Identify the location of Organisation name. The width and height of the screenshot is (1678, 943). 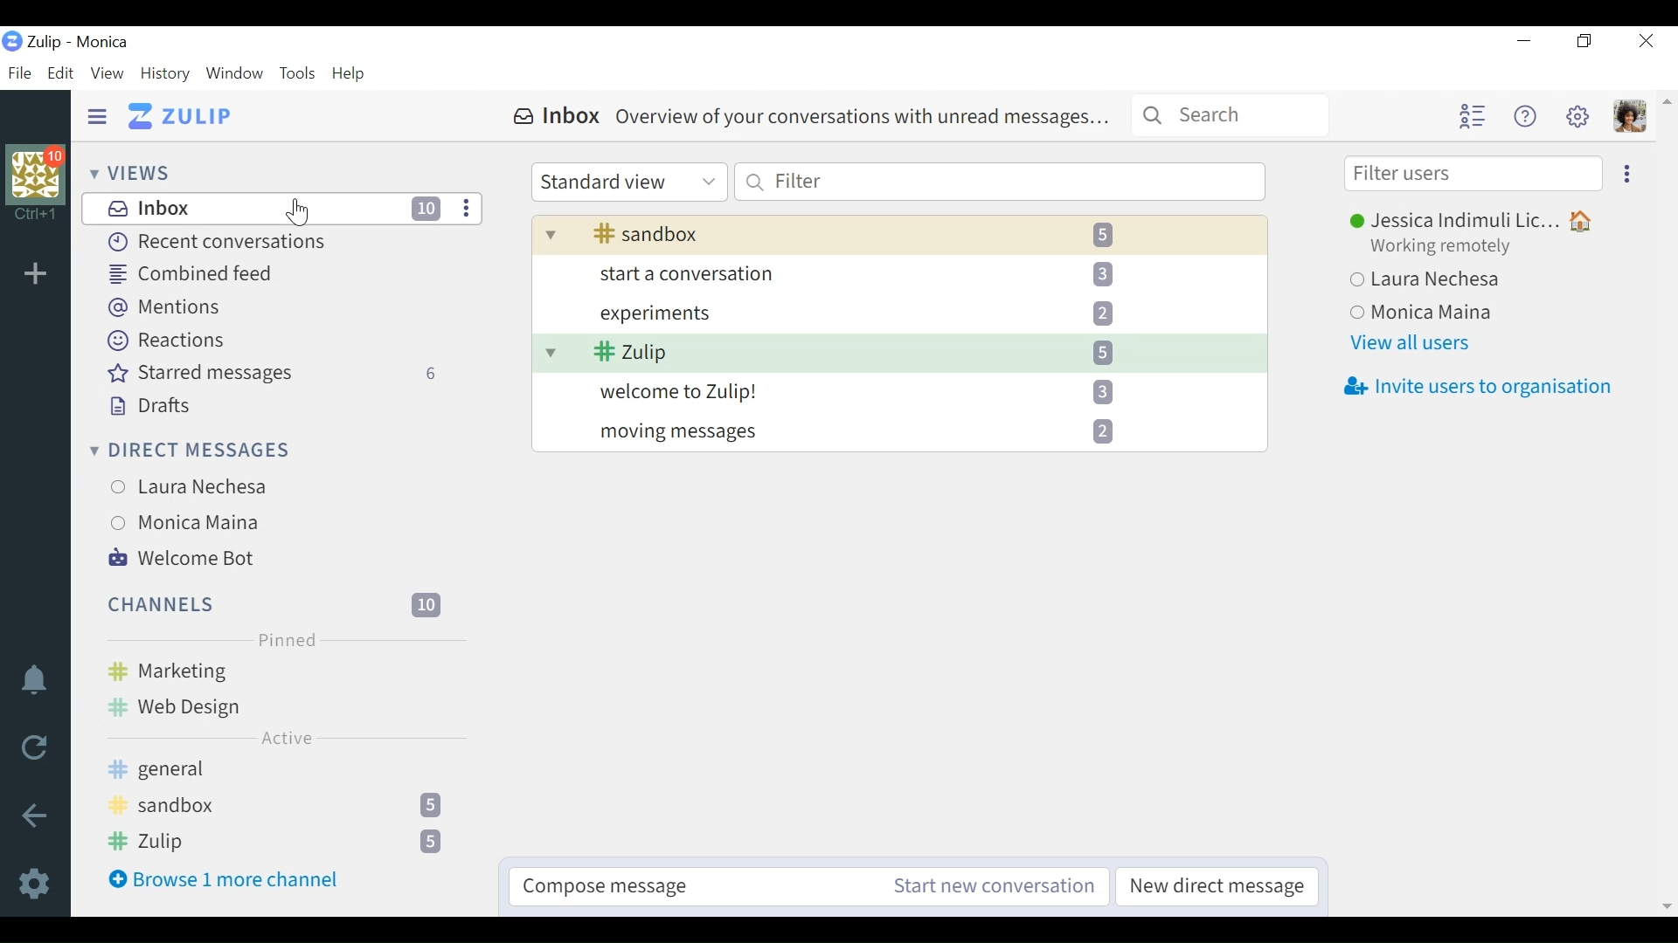
(101, 42).